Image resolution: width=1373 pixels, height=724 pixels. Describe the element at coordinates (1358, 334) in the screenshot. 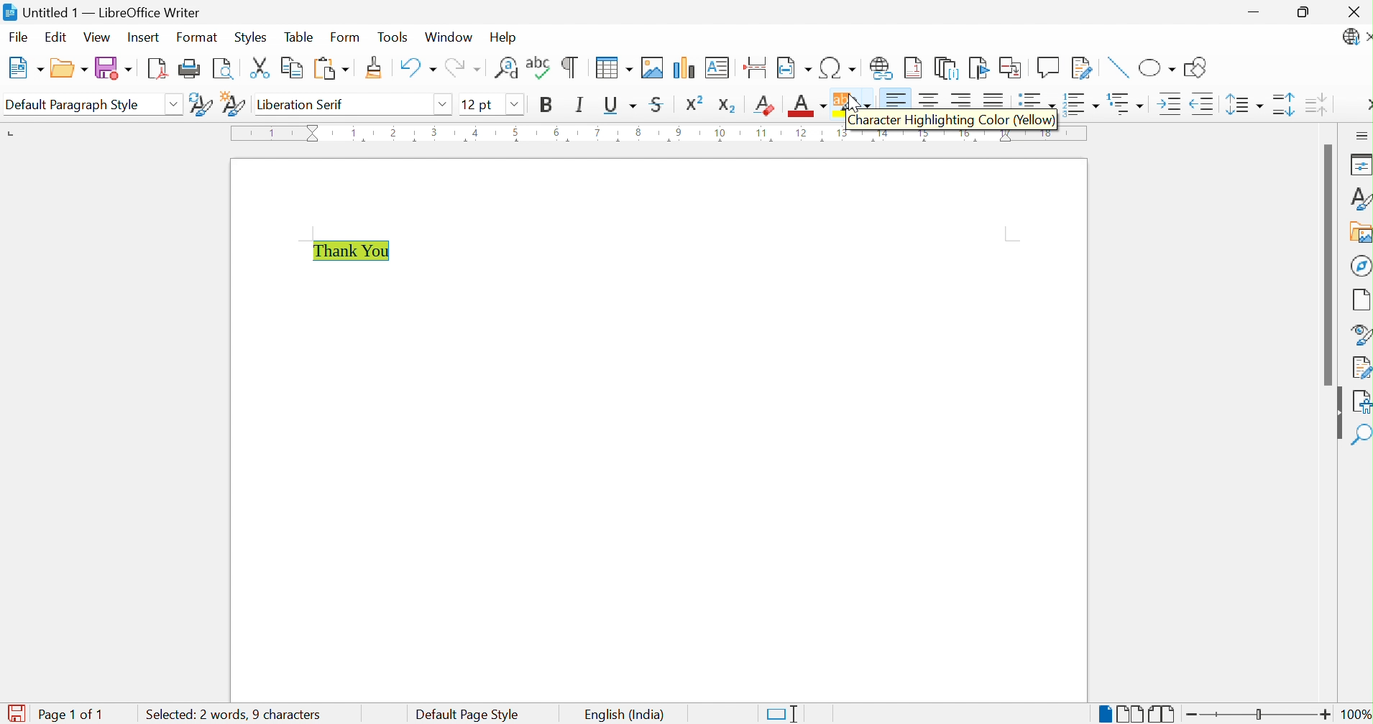

I see `Style Navigator` at that location.